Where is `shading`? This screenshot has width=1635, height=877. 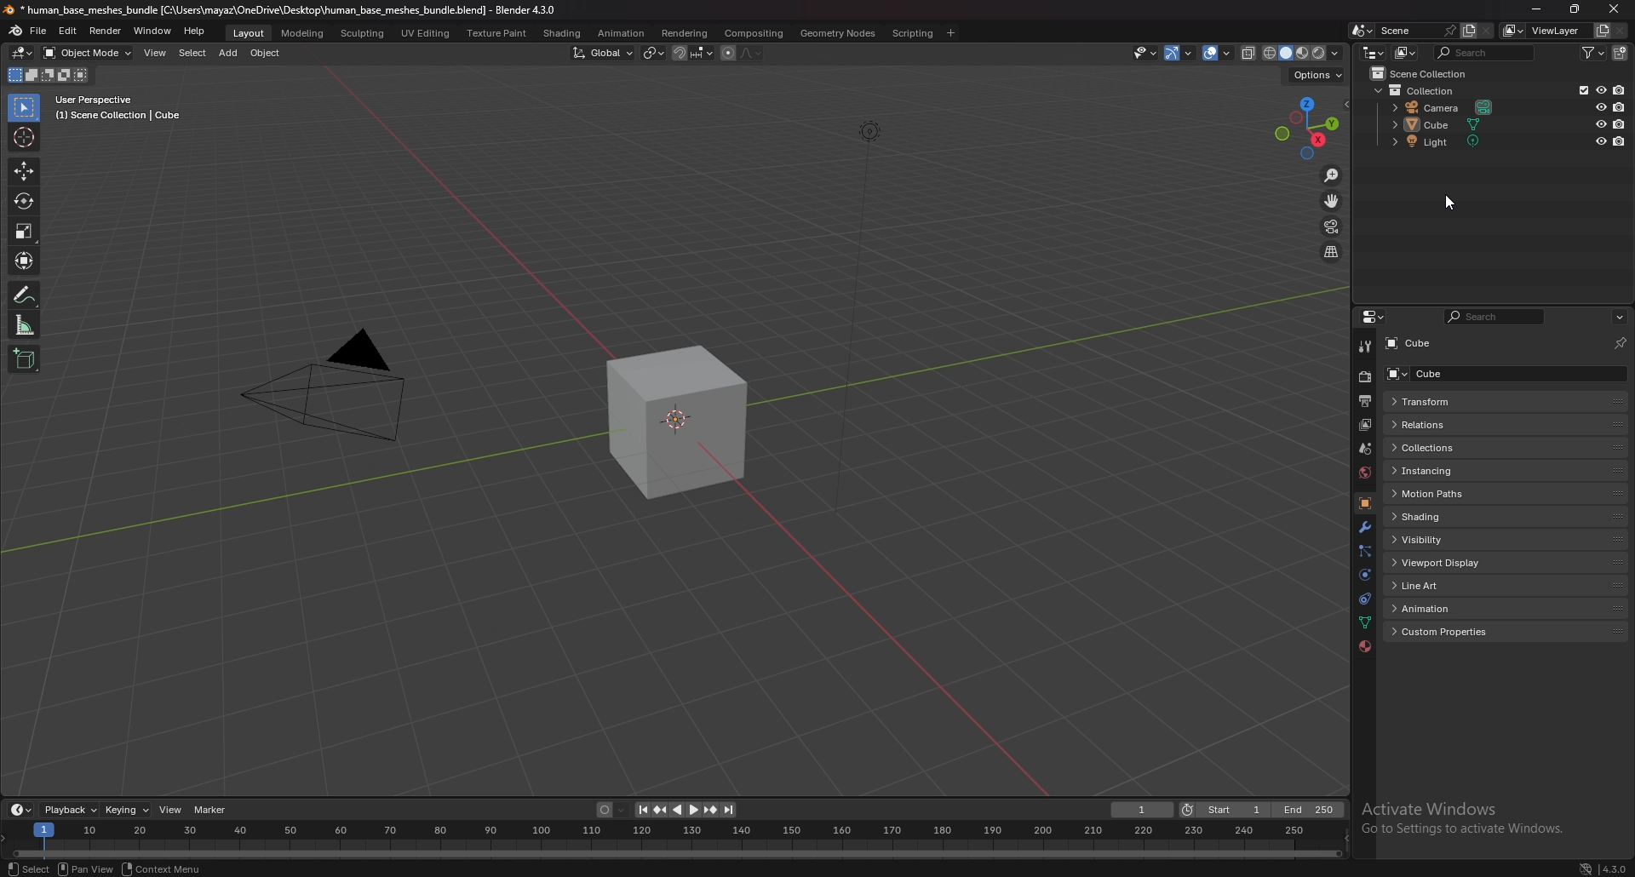
shading is located at coordinates (1453, 516).